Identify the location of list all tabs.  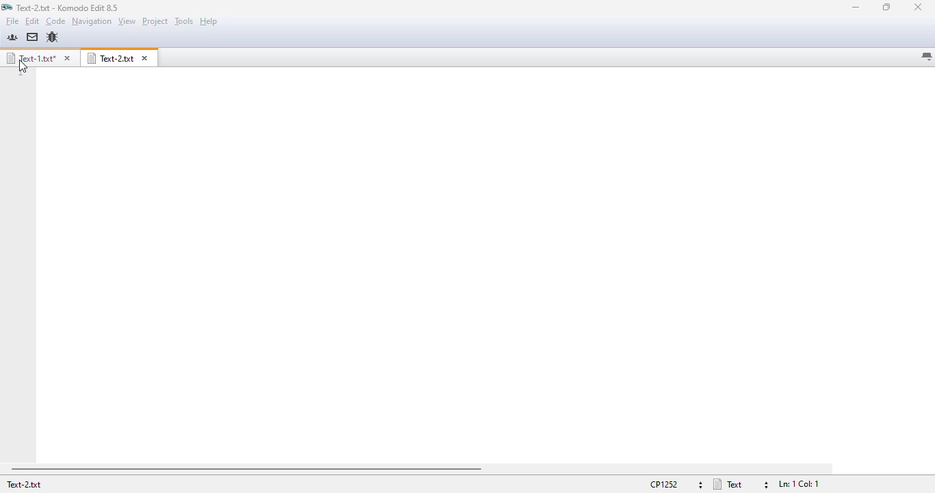
(926, 57).